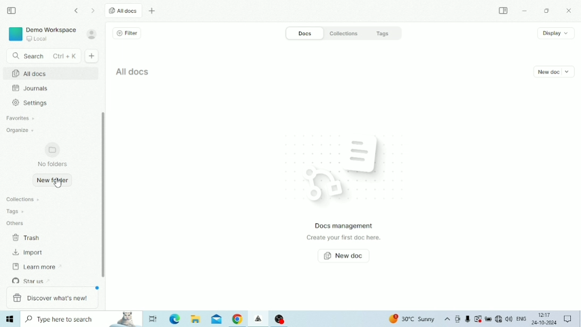 This screenshot has height=327, width=581. I want to click on Mic, so click(467, 320).